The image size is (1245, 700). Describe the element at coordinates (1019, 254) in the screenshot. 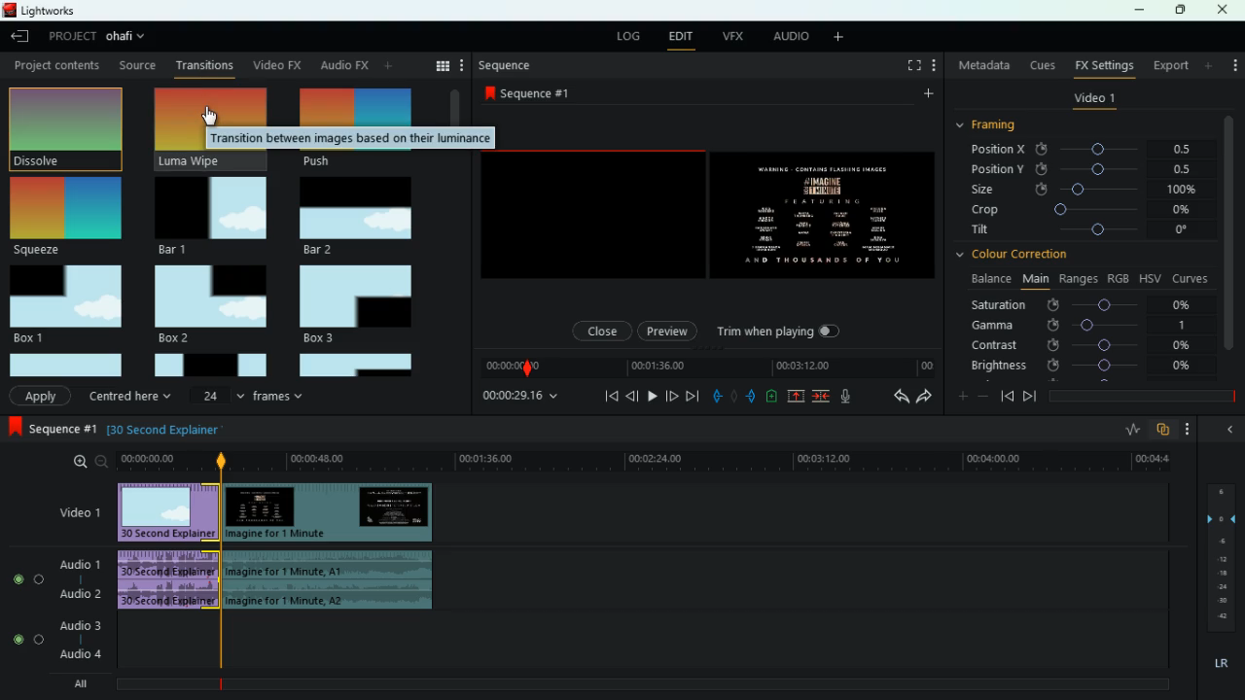

I see `colour correction` at that location.